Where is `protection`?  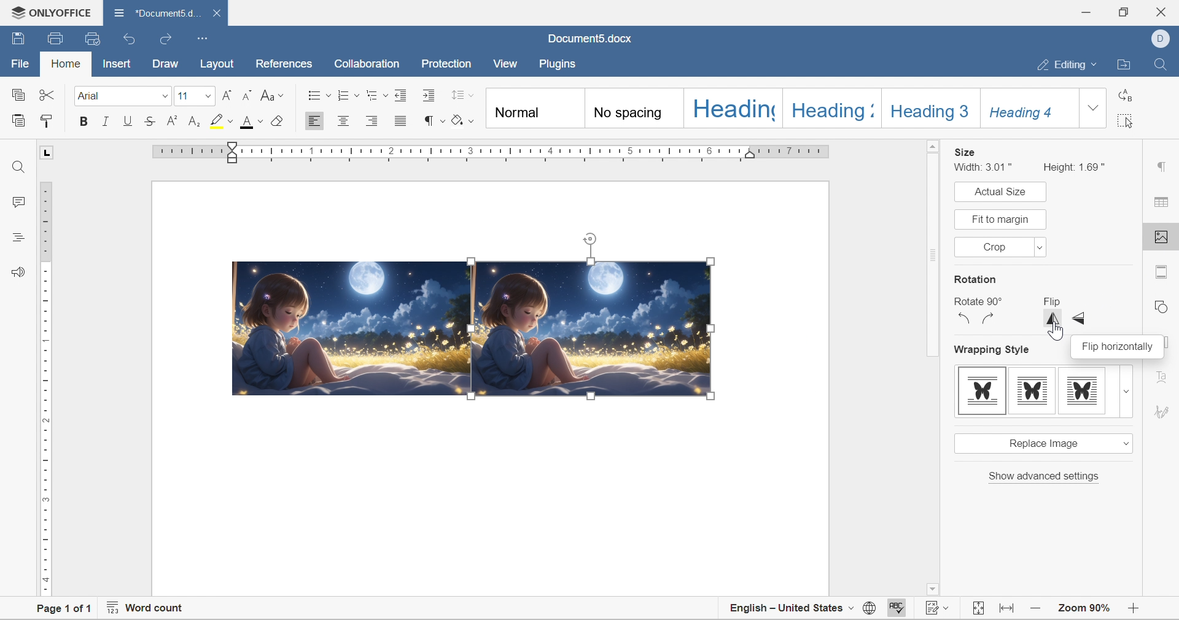
protection is located at coordinates (445, 64).